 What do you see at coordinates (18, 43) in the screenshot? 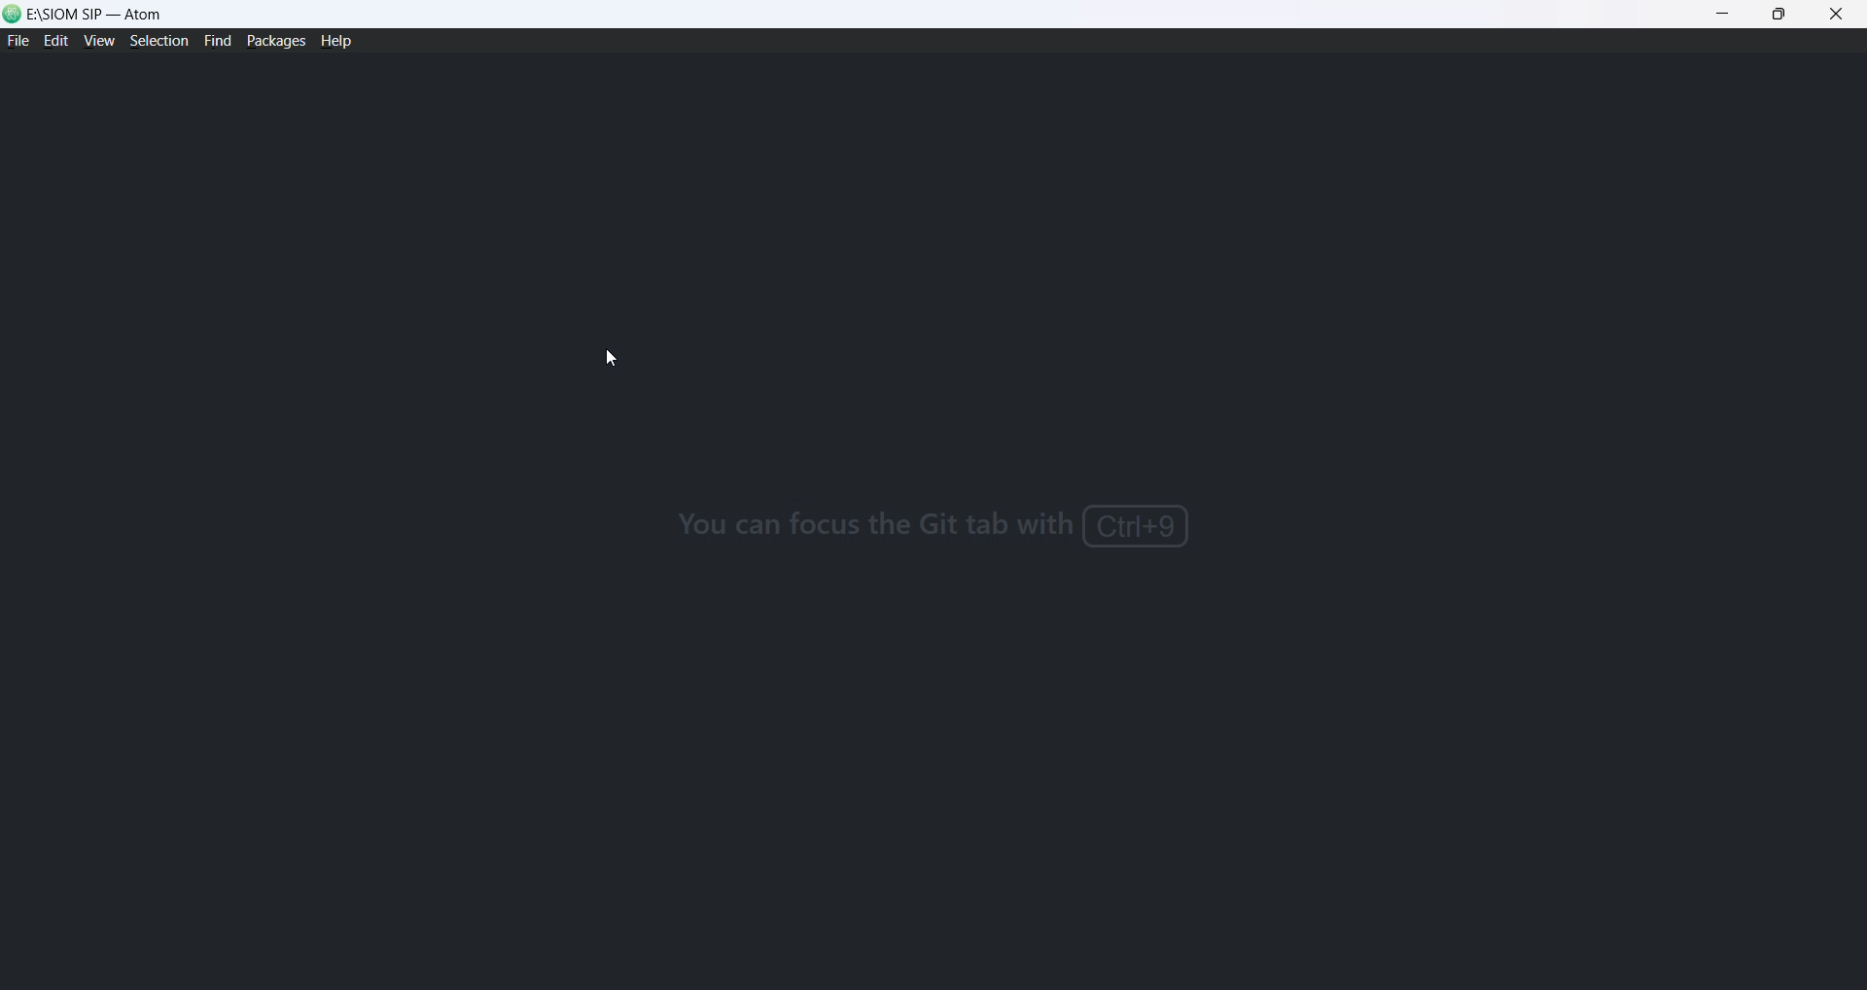
I see `file` at bounding box center [18, 43].